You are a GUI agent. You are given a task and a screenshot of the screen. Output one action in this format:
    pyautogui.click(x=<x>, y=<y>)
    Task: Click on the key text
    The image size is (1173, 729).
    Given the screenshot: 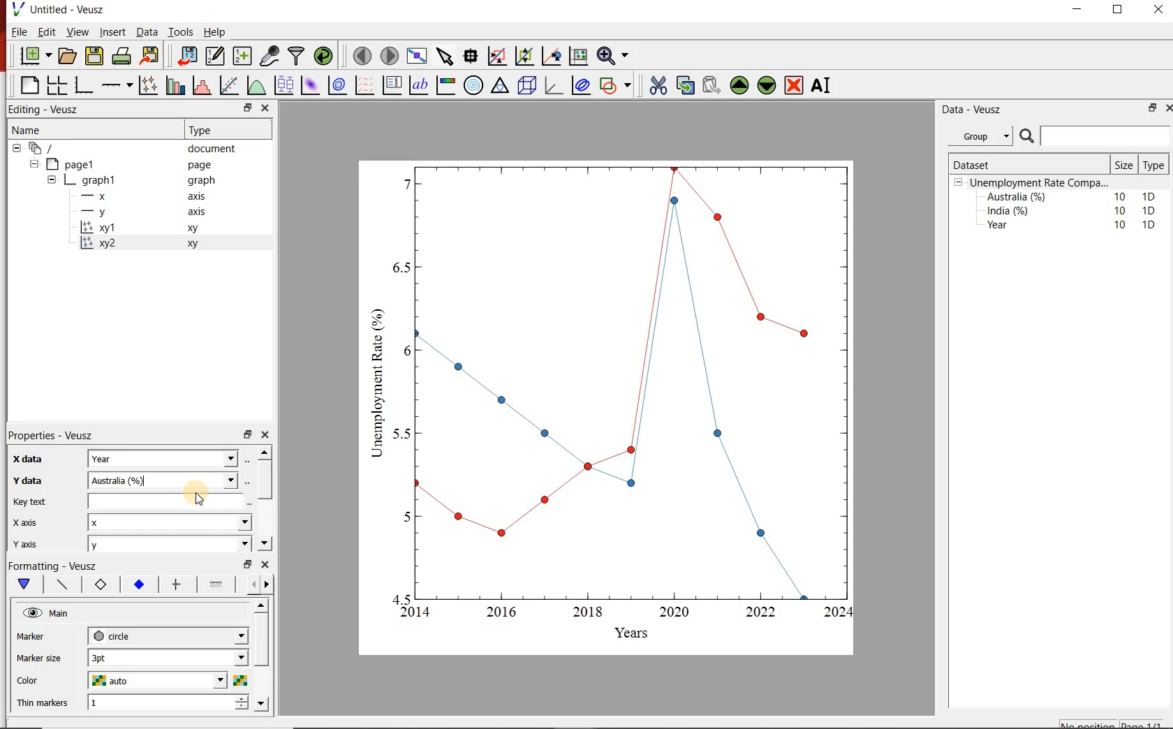 What is the action you would take?
    pyautogui.click(x=29, y=502)
    